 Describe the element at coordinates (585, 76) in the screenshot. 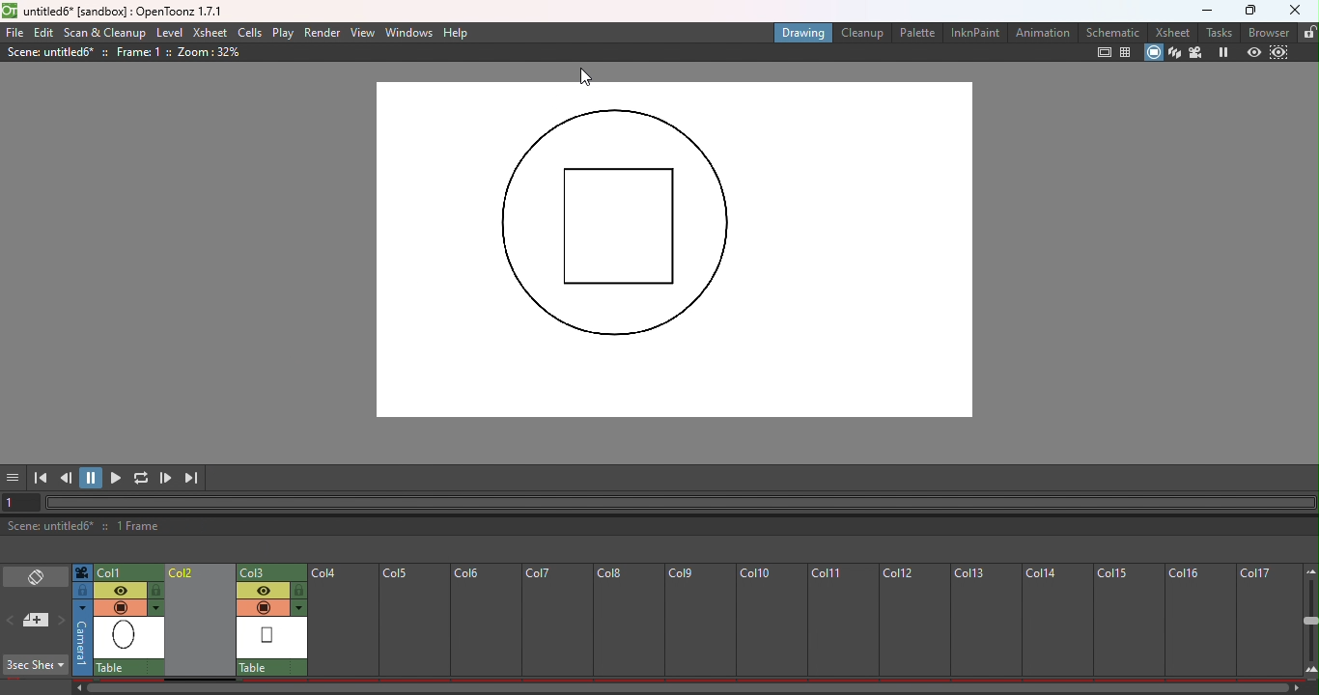

I see `Cursor` at that location.